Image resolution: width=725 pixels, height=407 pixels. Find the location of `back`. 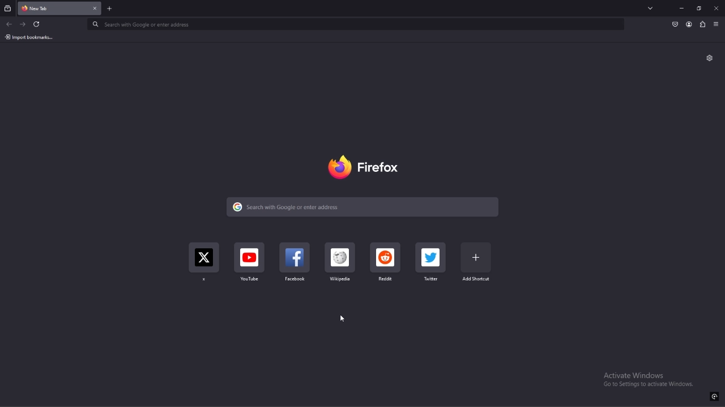

back is located at coordinates (10, 23).